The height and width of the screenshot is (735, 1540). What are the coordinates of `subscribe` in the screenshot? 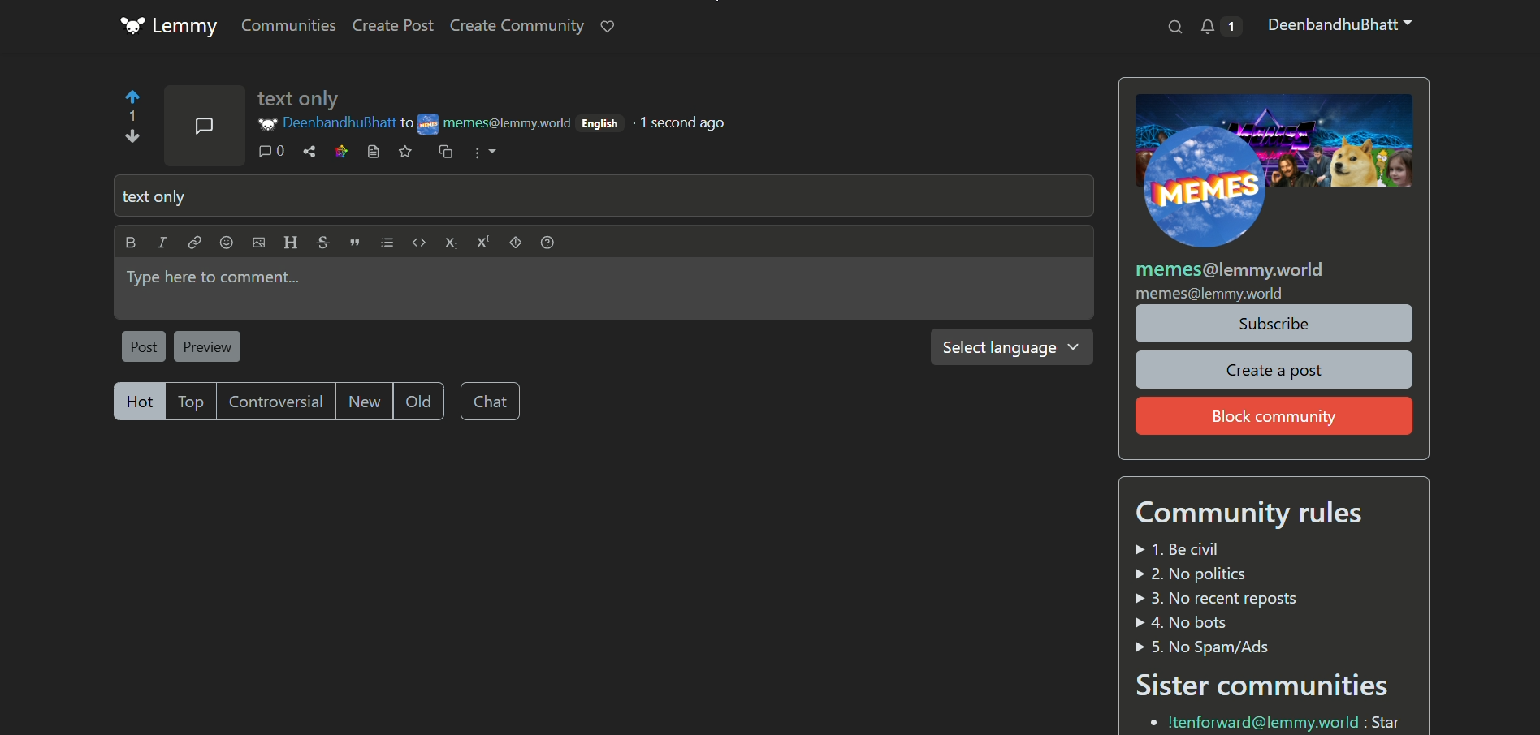 It's located at (1274, 324).